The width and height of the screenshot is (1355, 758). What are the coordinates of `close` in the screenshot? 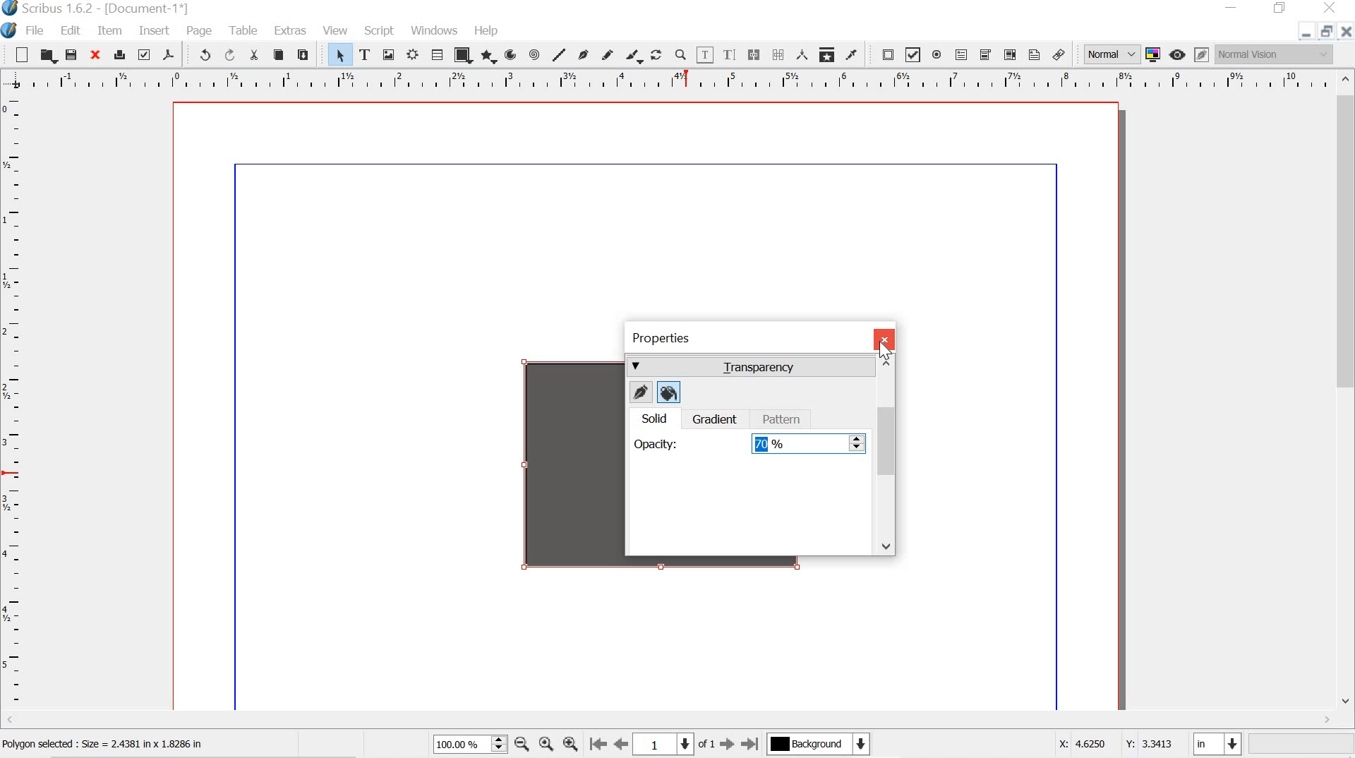 It's located at (884, 339).